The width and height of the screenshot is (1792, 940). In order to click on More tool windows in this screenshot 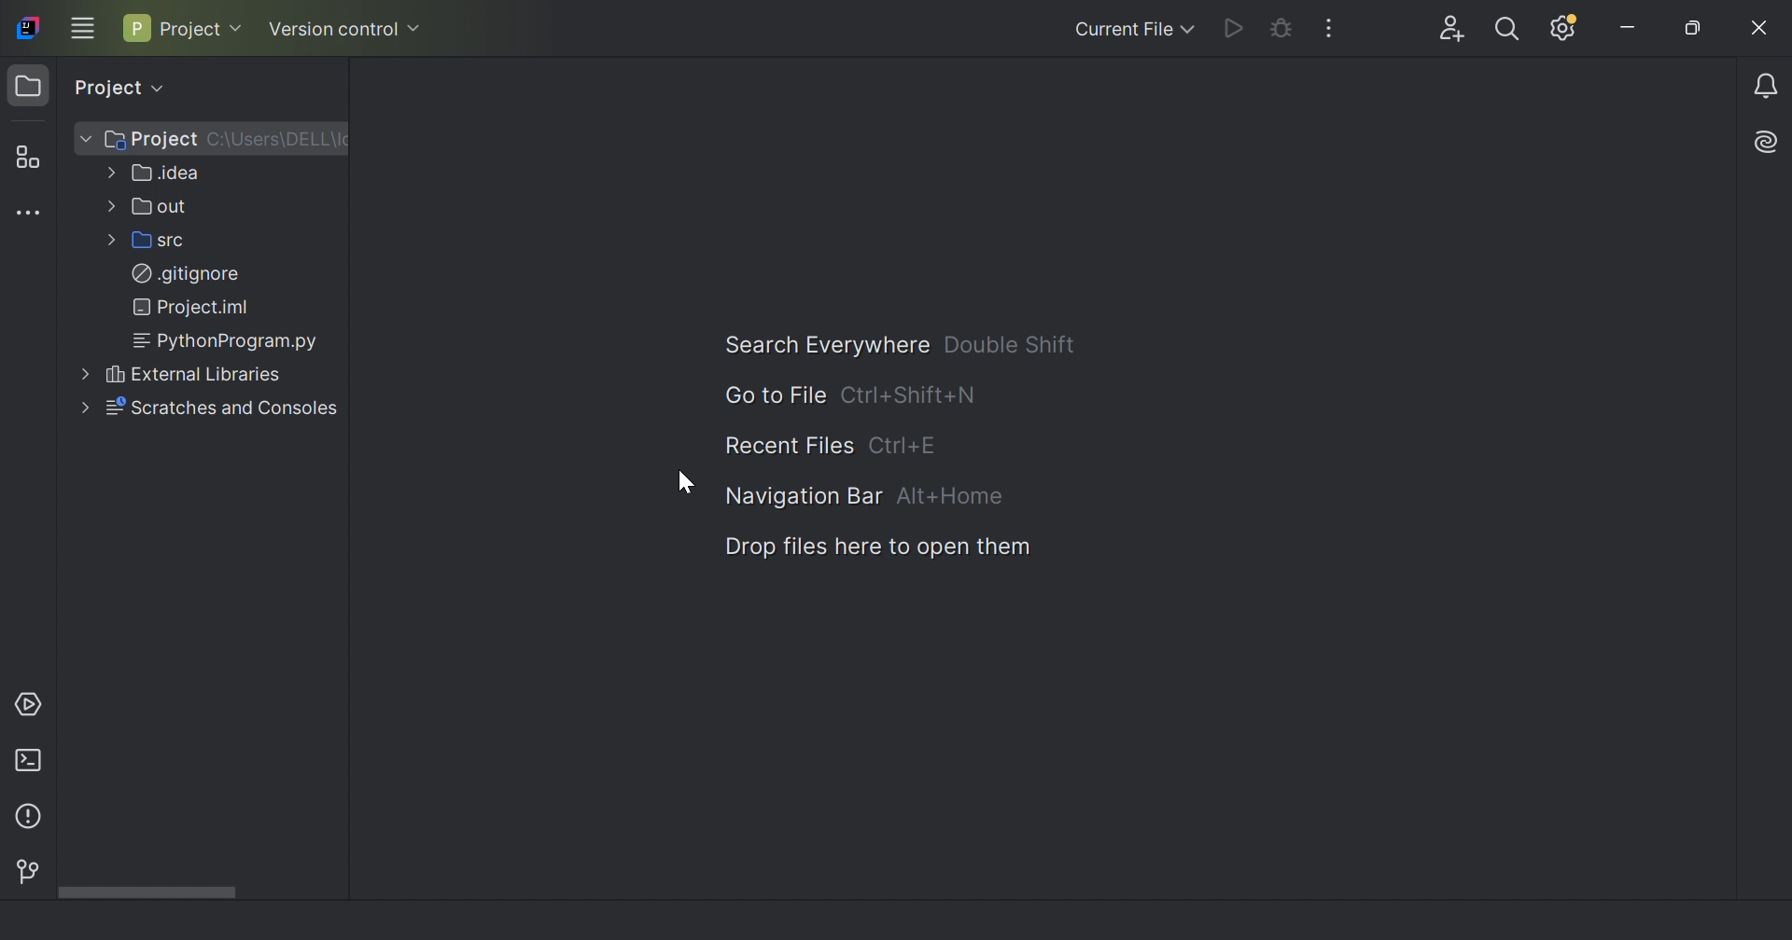, I will do `click(34, 213)`.